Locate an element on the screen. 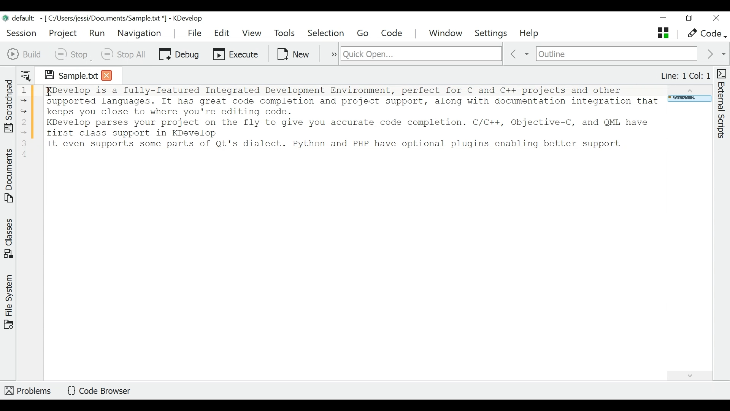  Edit is located at coordinates (222, 33).